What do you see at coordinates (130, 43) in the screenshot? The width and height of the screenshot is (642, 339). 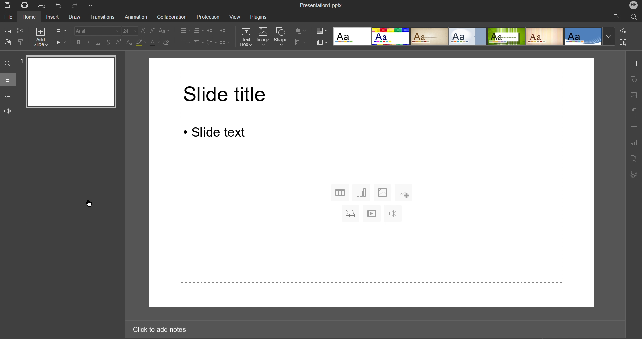 I see `subscript` at bounding box center [130, 43].